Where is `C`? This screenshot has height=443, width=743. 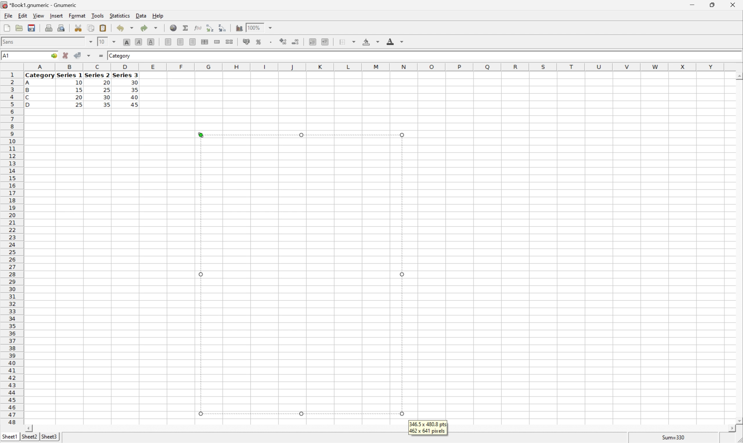
C is located at coordinates (27, 98).